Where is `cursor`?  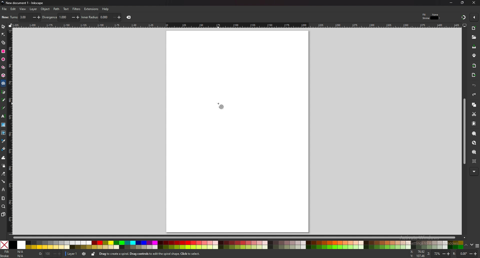
cursor is located at coordinates (220, 105).